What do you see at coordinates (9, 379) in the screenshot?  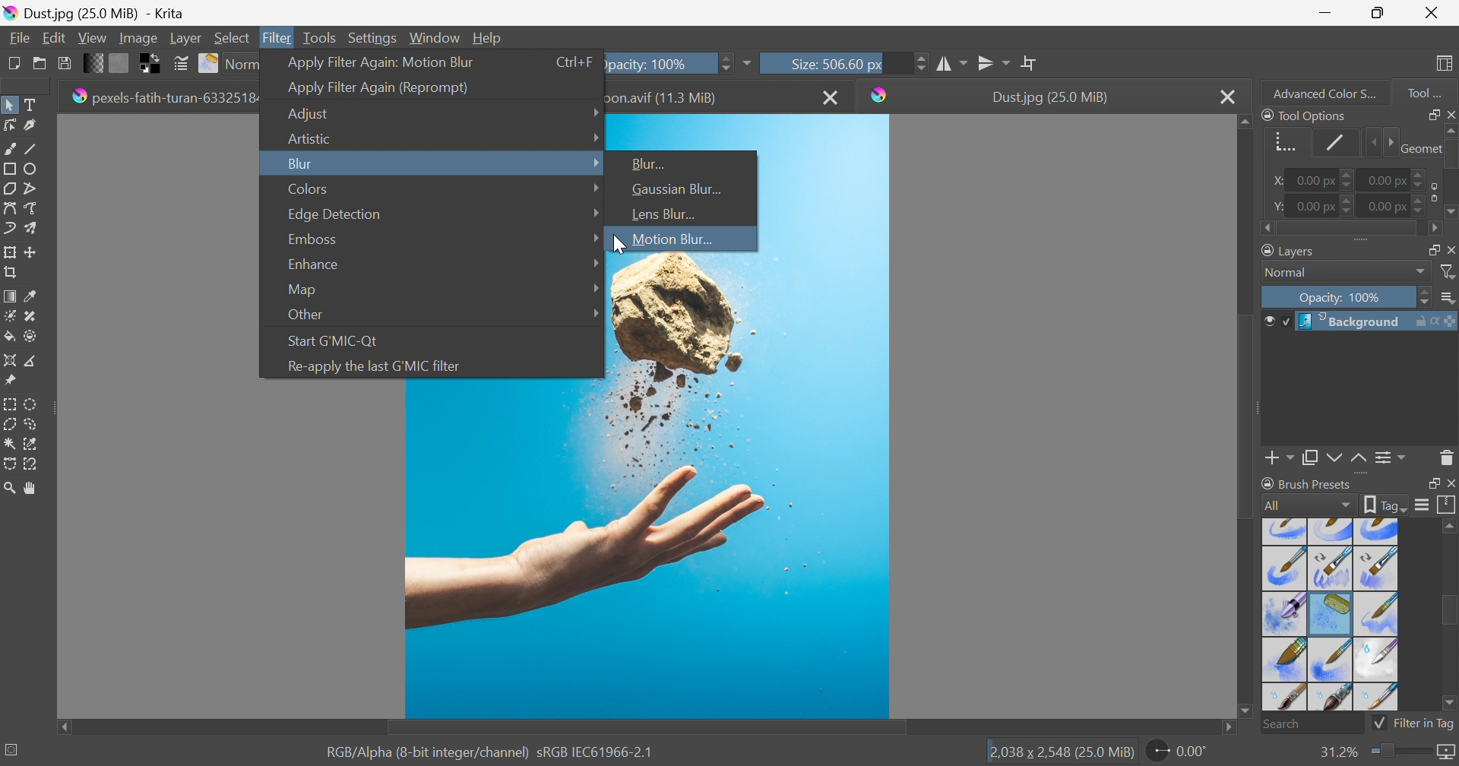 I see `Reference images tool` at bounding box center [9, 379].